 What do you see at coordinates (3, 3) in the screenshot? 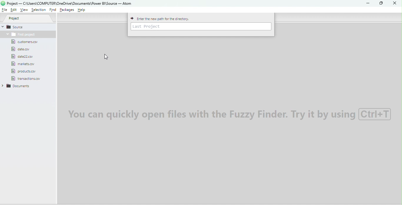
I see `logo ` at bounding box center [3, 3].